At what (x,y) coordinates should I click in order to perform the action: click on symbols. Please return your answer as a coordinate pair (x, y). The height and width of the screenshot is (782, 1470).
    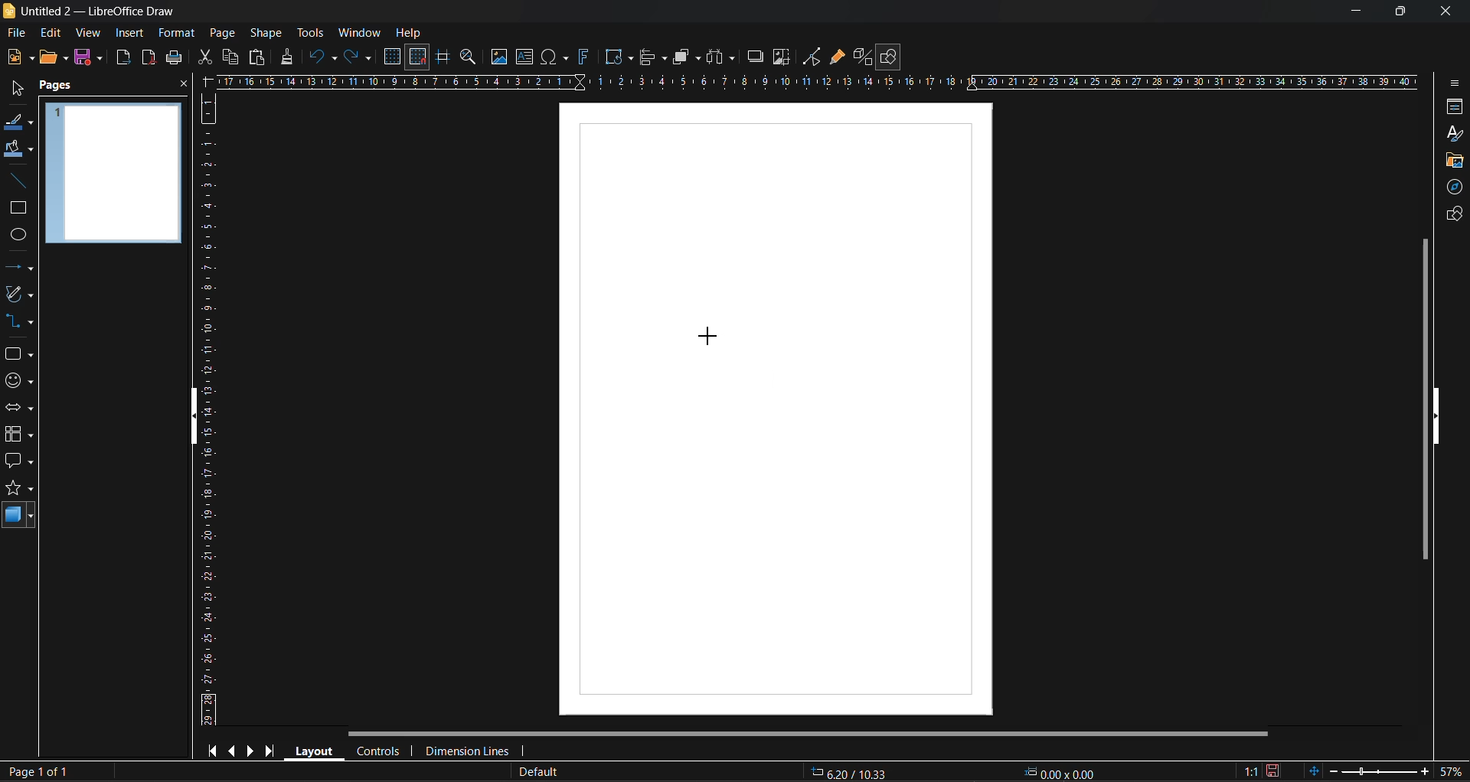
    Looking at the image, I should click on (17, 380).